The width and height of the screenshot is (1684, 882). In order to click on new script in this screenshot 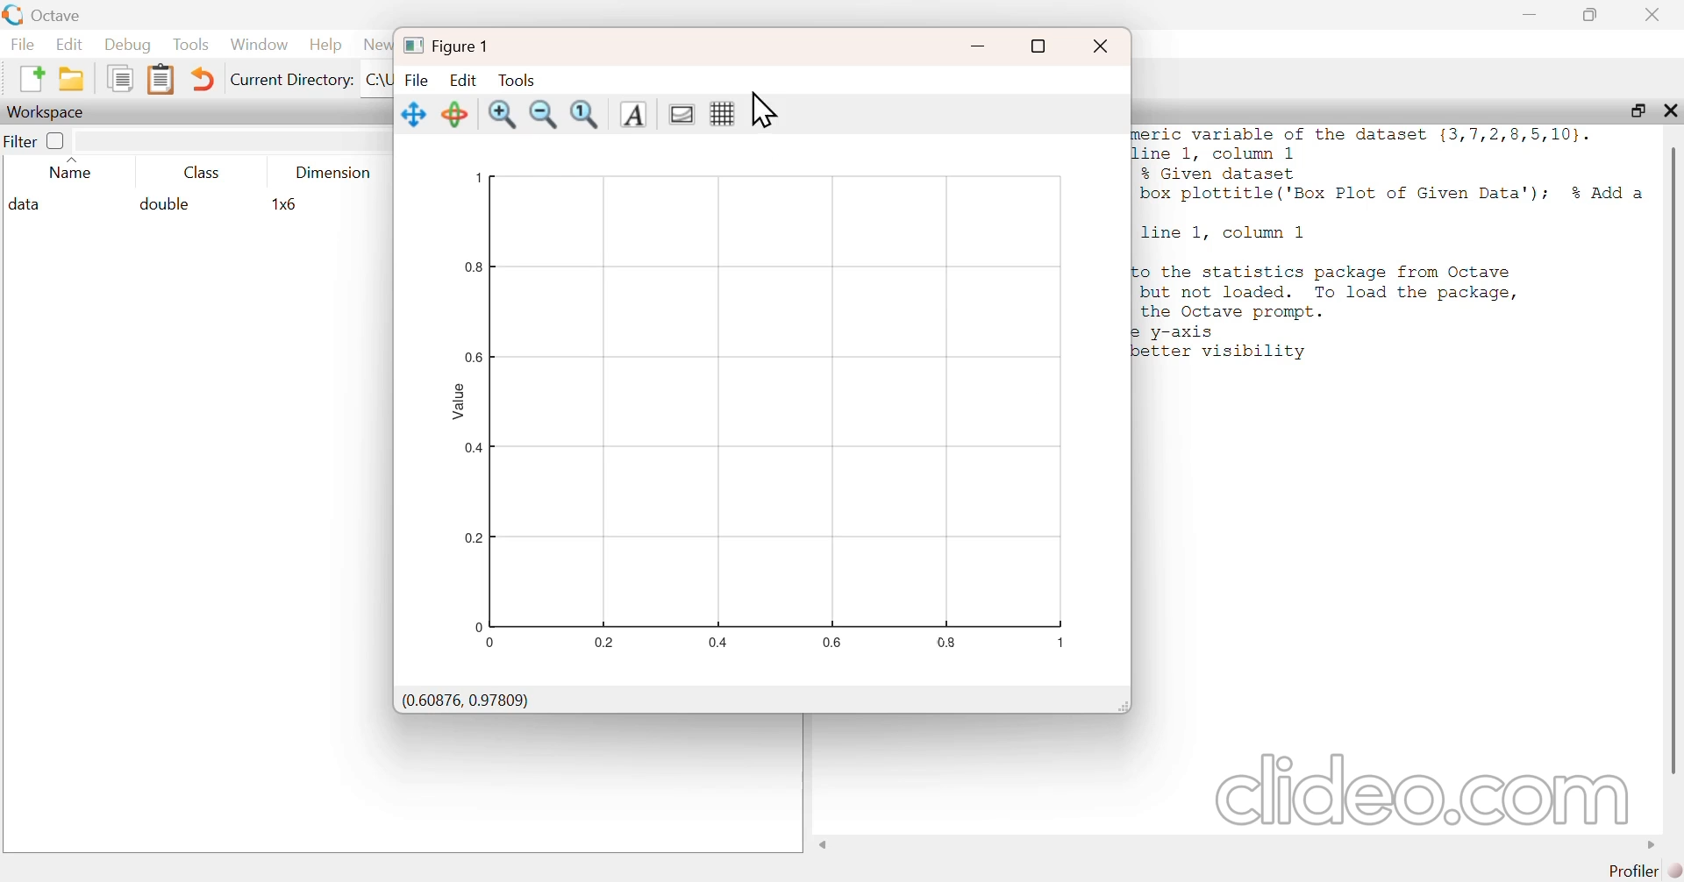, I will do `click(25, 77)`.